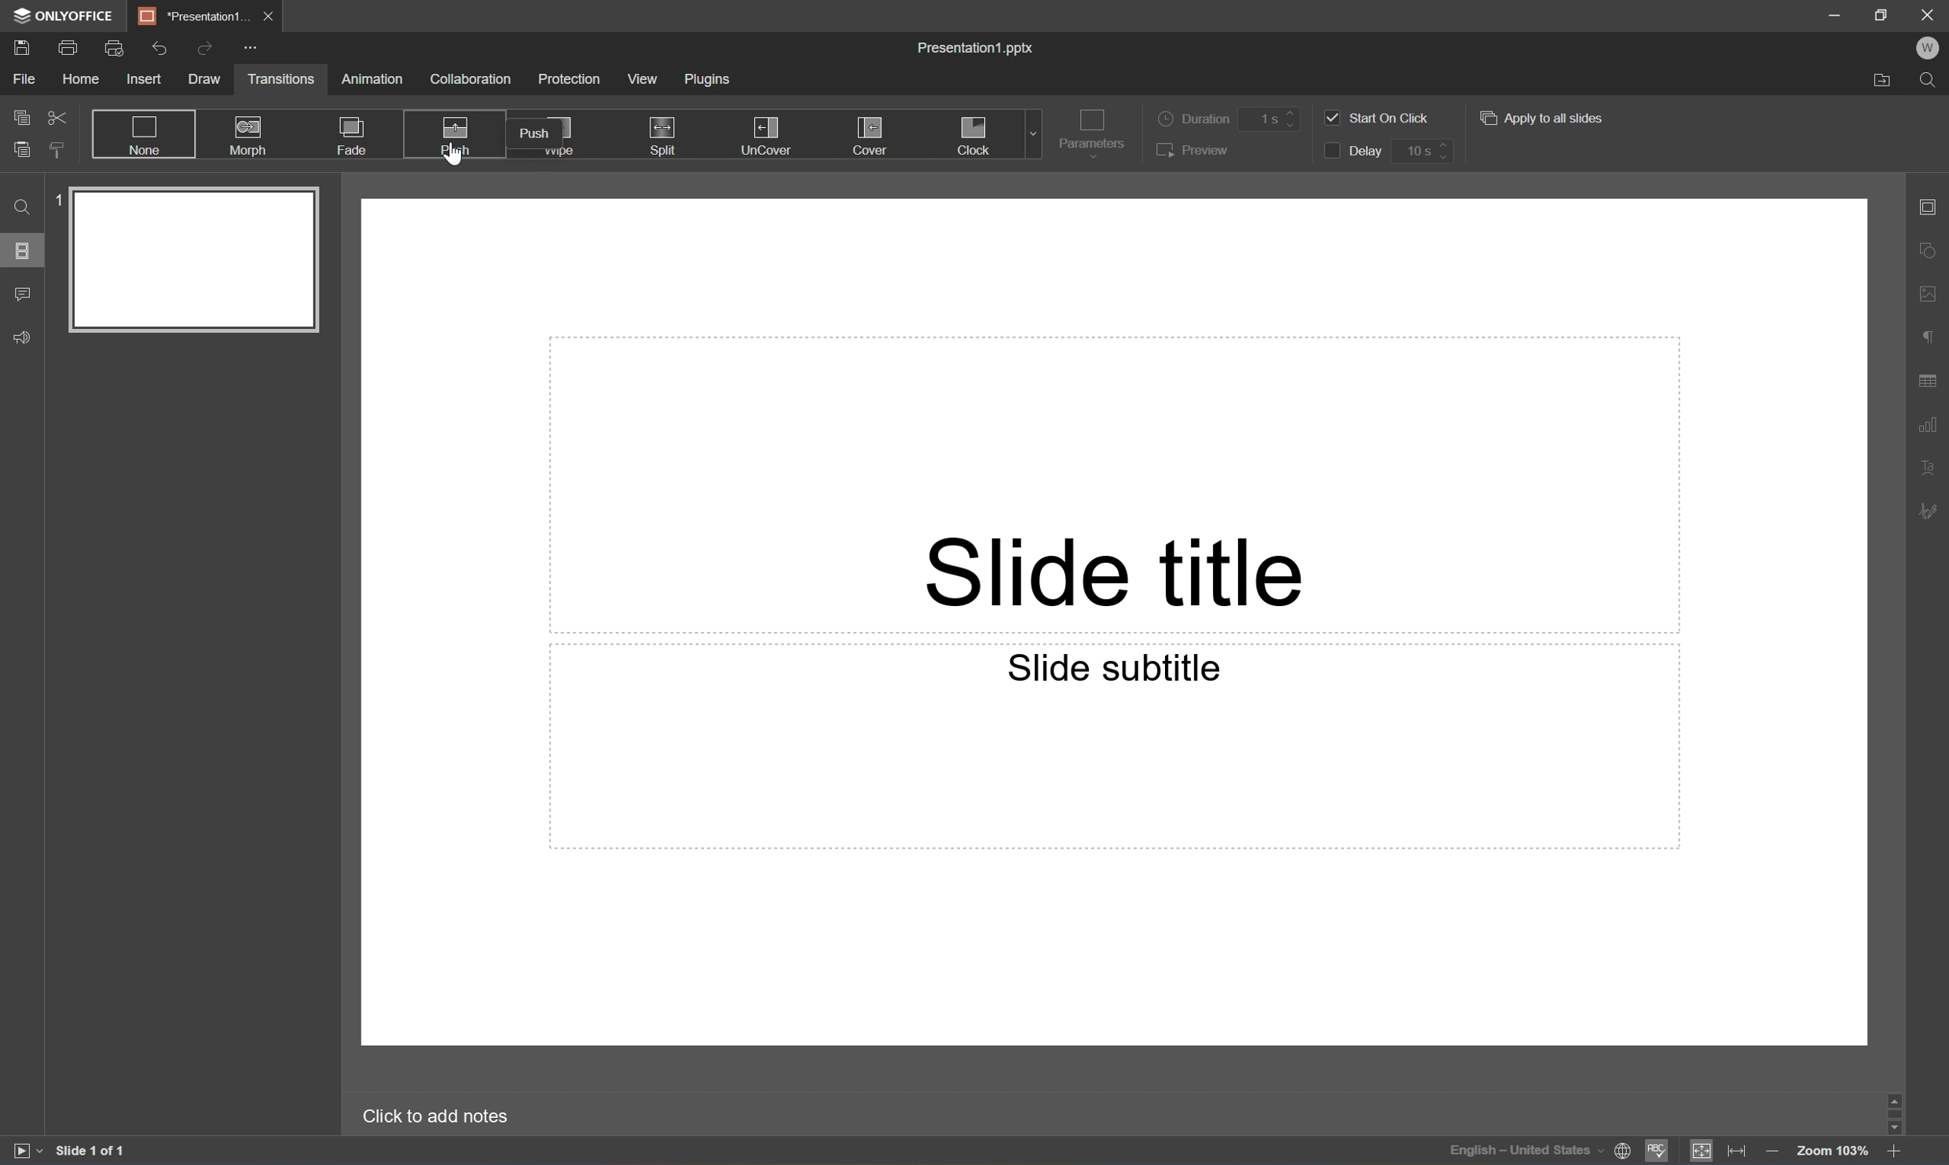  Describe the element at coordinates (1931, 249) in the screenshot. I see `Shape settings` at that location.